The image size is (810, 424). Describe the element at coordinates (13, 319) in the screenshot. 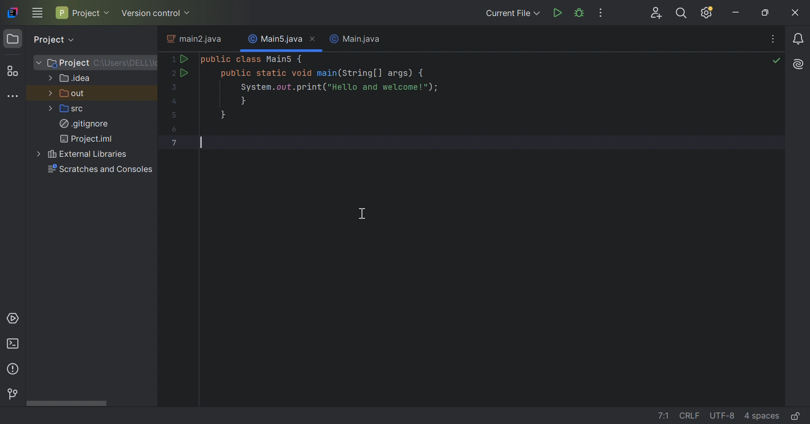

I see `Services` at that location.